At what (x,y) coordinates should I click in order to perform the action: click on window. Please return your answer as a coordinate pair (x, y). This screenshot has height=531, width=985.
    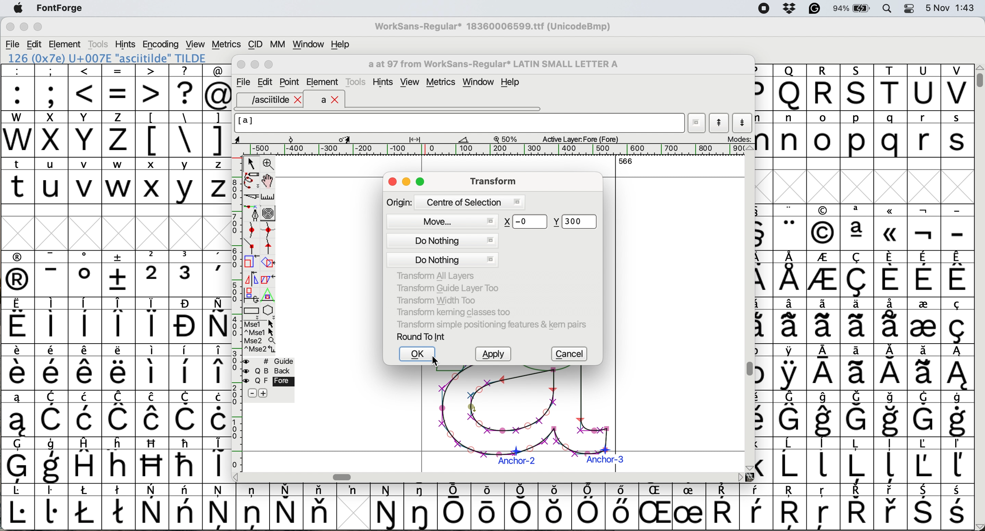
    Looking at the image, I should click on (480, 83).